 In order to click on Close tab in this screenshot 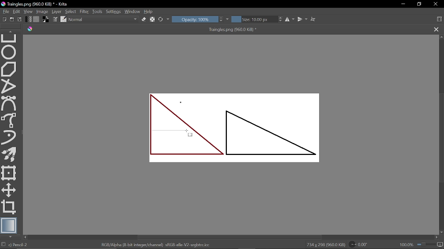, I will do `click(436, 29)`.